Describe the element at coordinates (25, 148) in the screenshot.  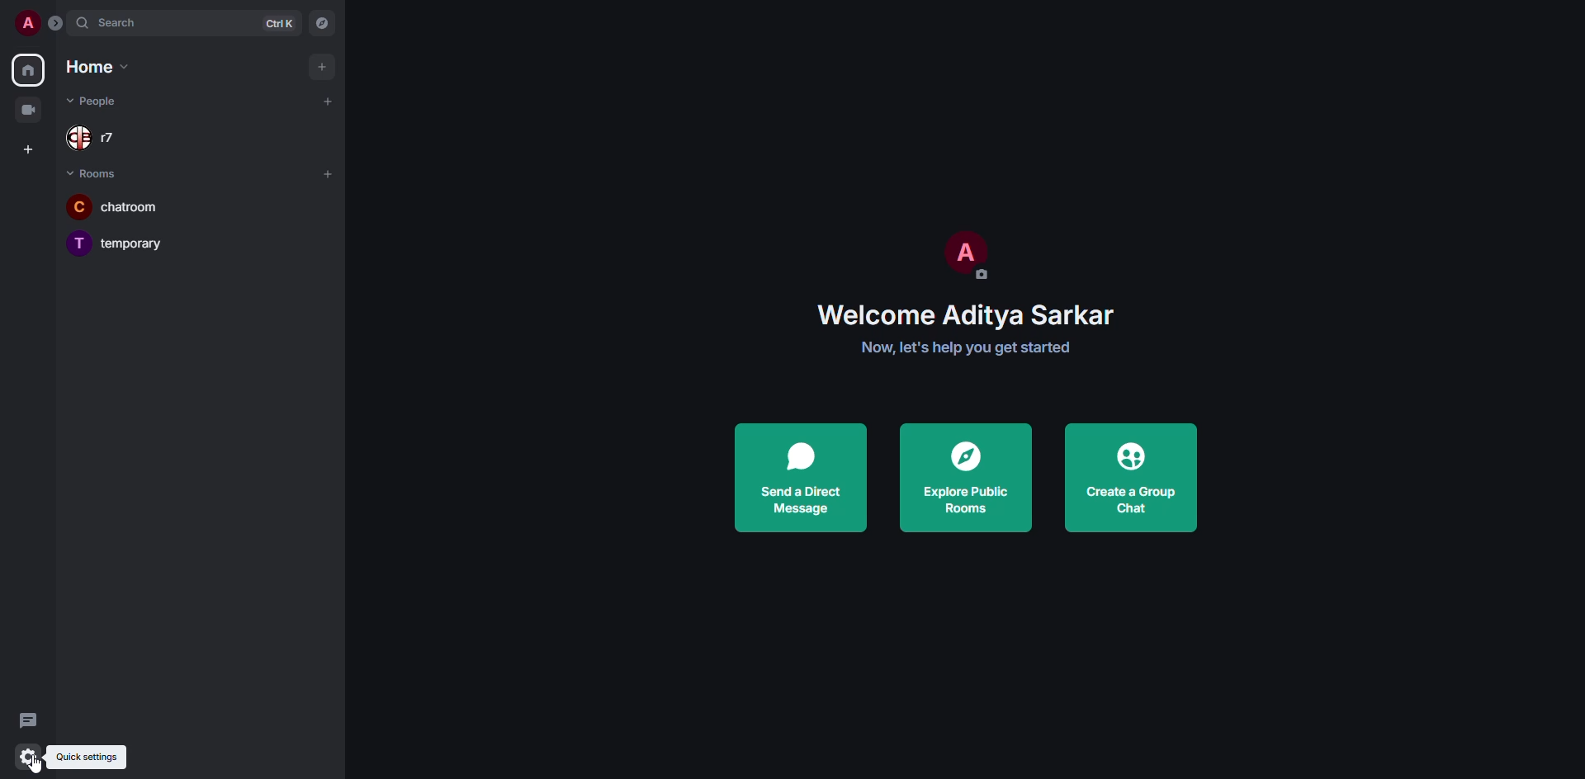
I see `create space` at that location.